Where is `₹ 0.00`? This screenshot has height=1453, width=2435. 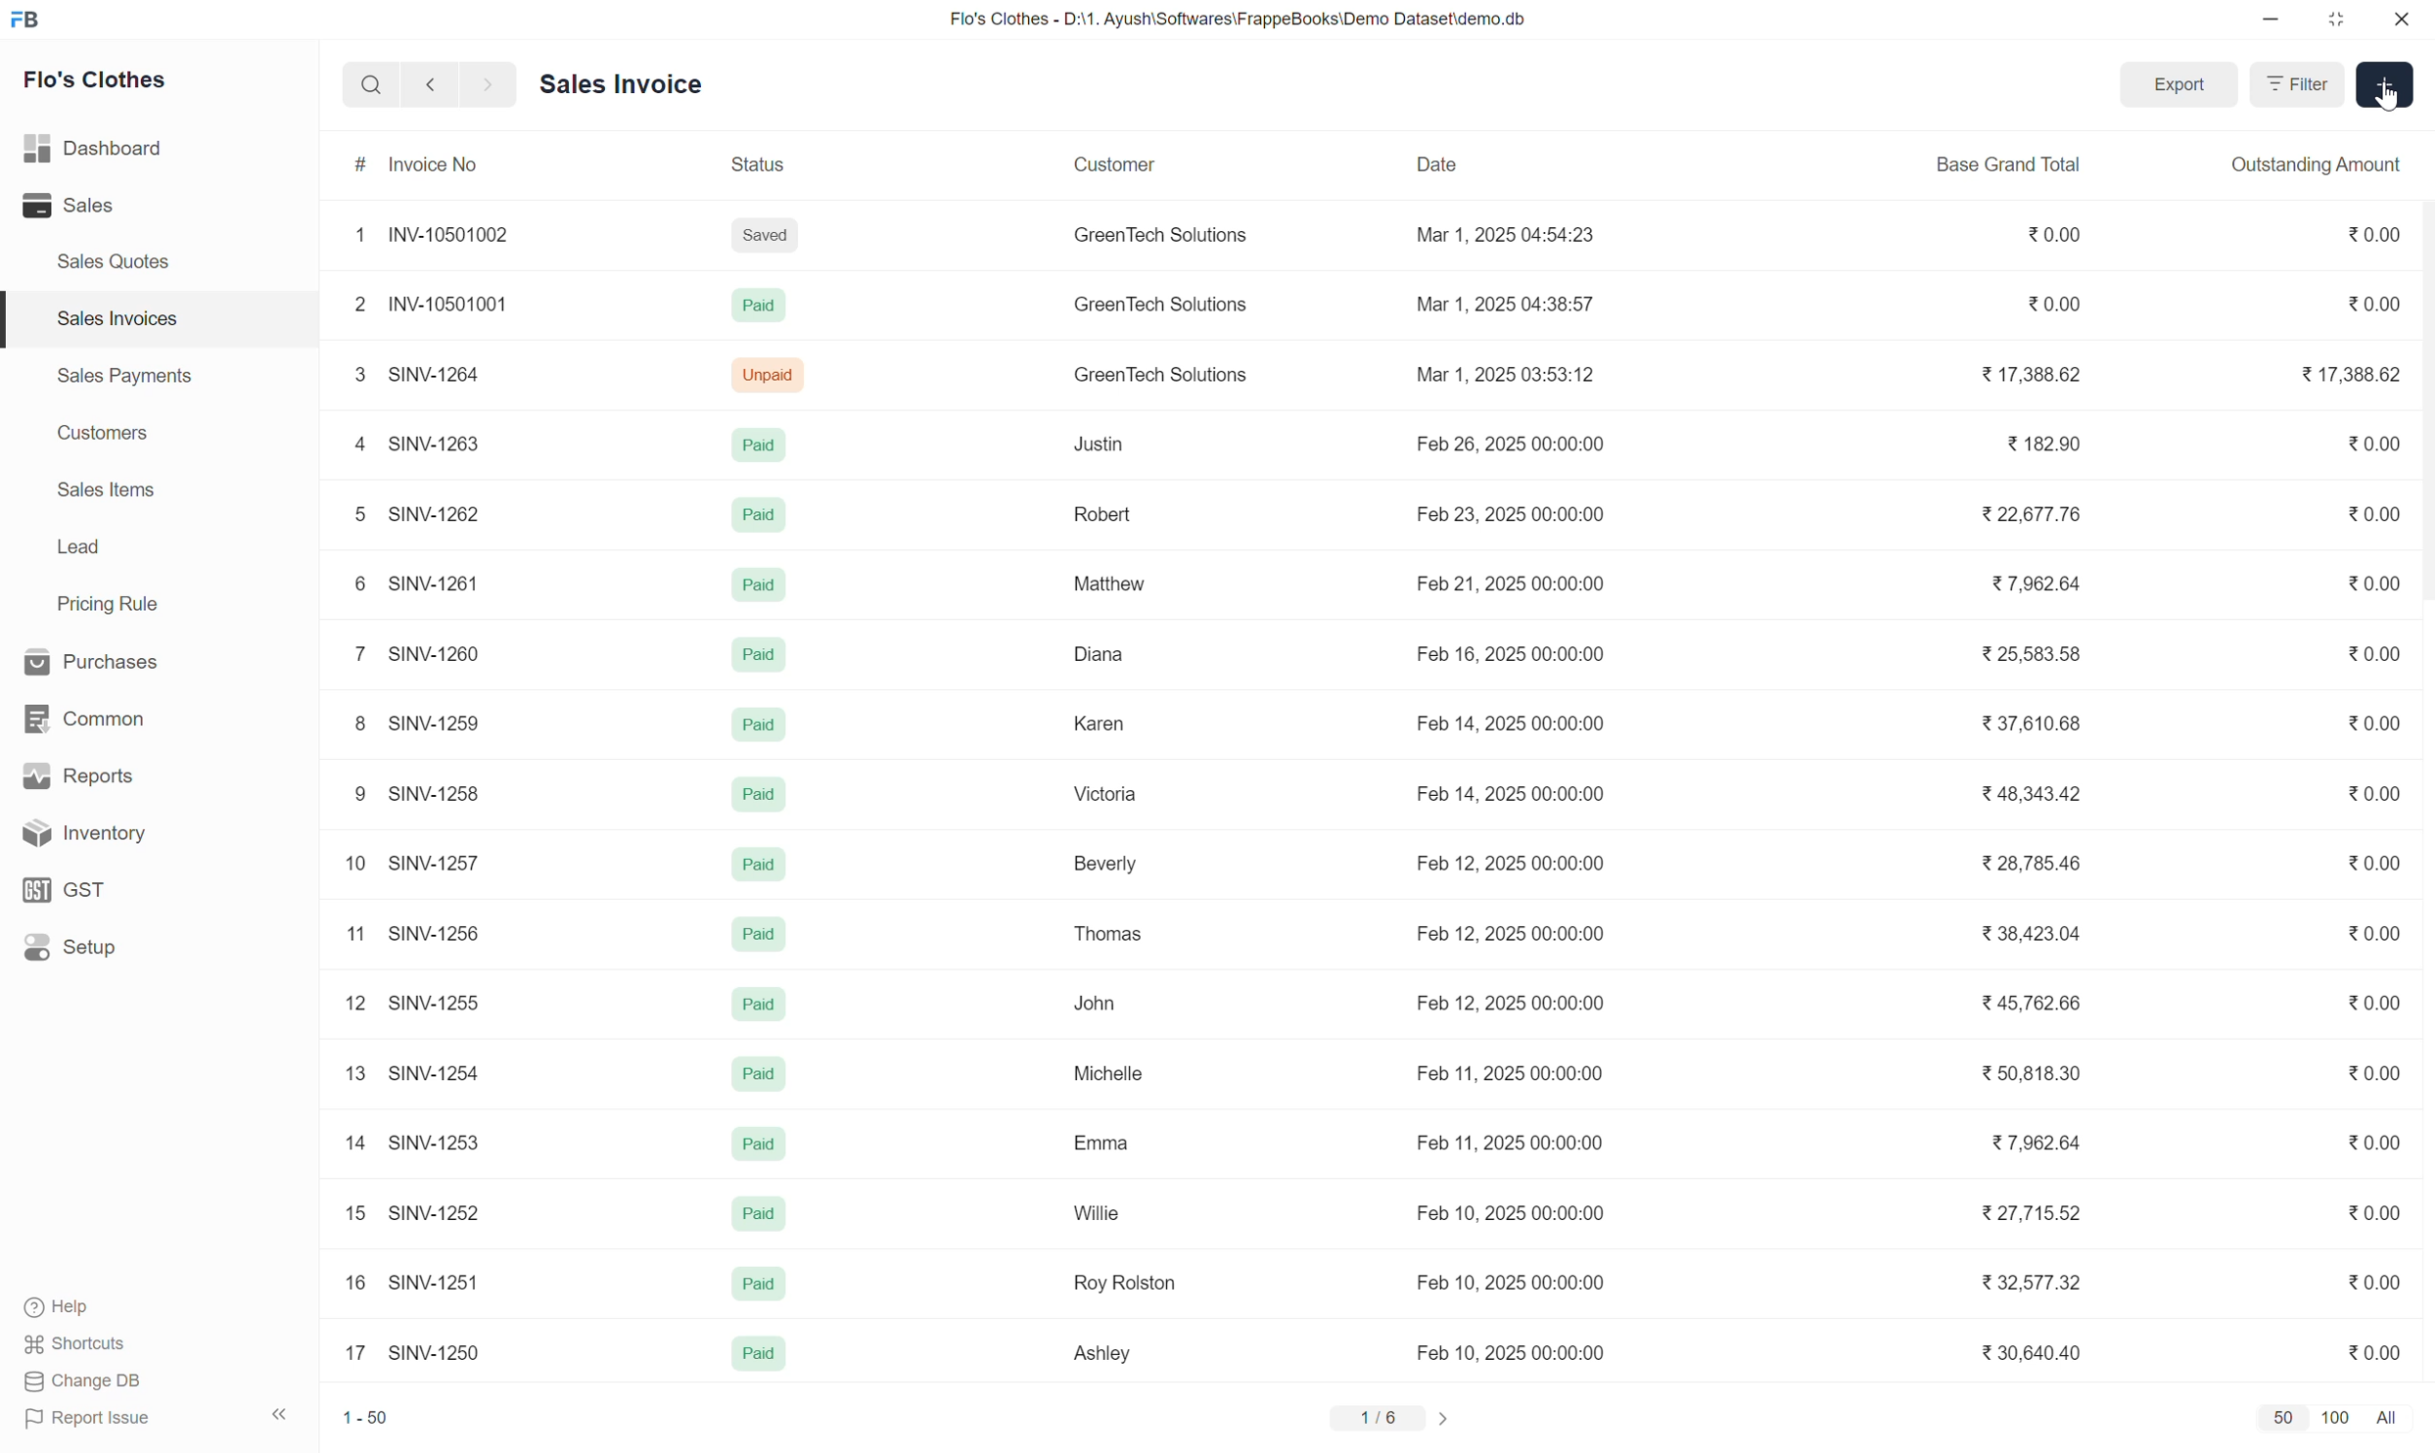 ₹ 0.00 is located at coordinates (2363, 235).